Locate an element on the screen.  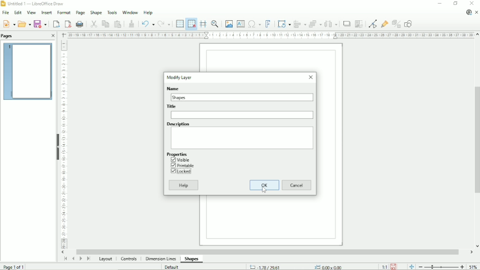
Modify layer is located at coordinates (180, 77).